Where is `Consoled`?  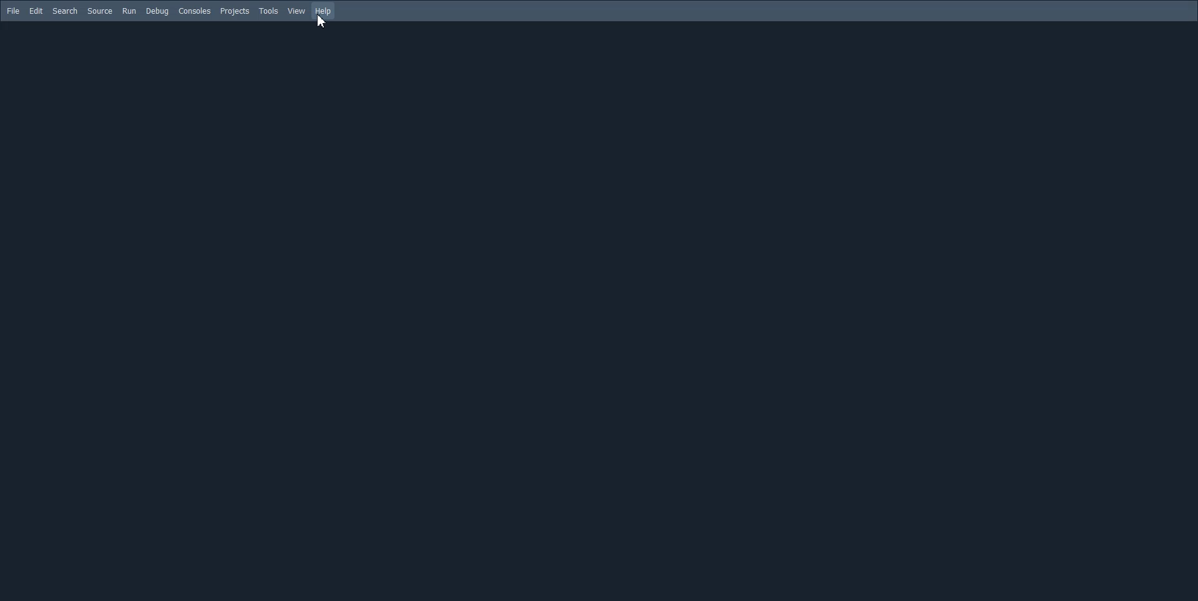
Consoled is located at coordinates (195, 11).